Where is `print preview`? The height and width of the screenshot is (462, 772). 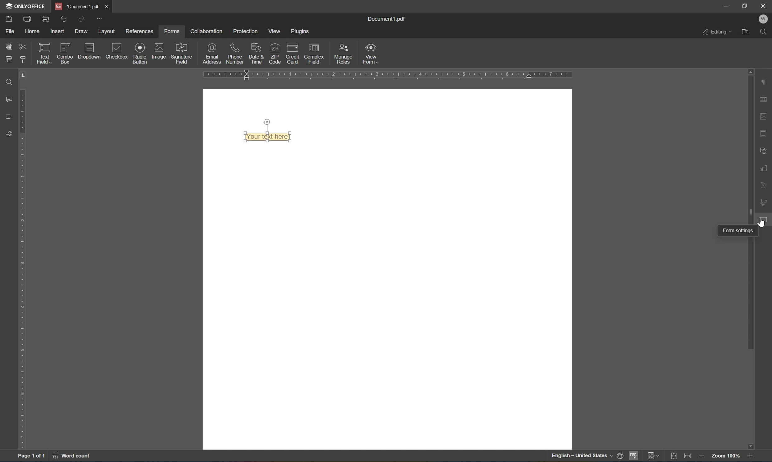 print preview is located at coordinates (45, 18).